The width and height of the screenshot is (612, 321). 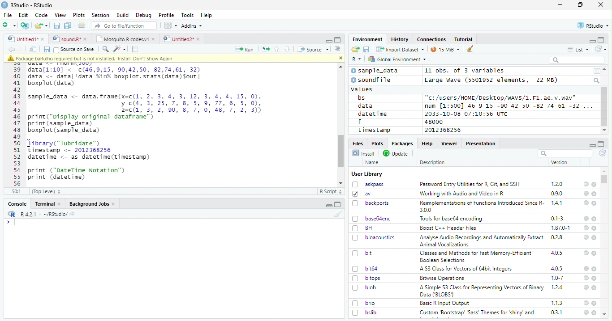 I want to click on Workspace panes, so click(x=171, y=25).